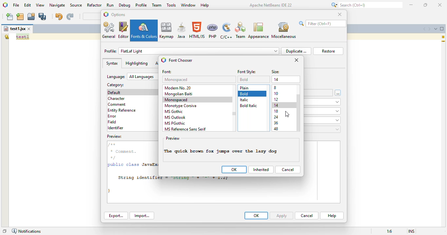 Image resolution: width=447 pixels, height=235 pixels. What do you see at coordinates (113, 145) in the screenshot?
I see `/**` at bounding box center [113, 145].